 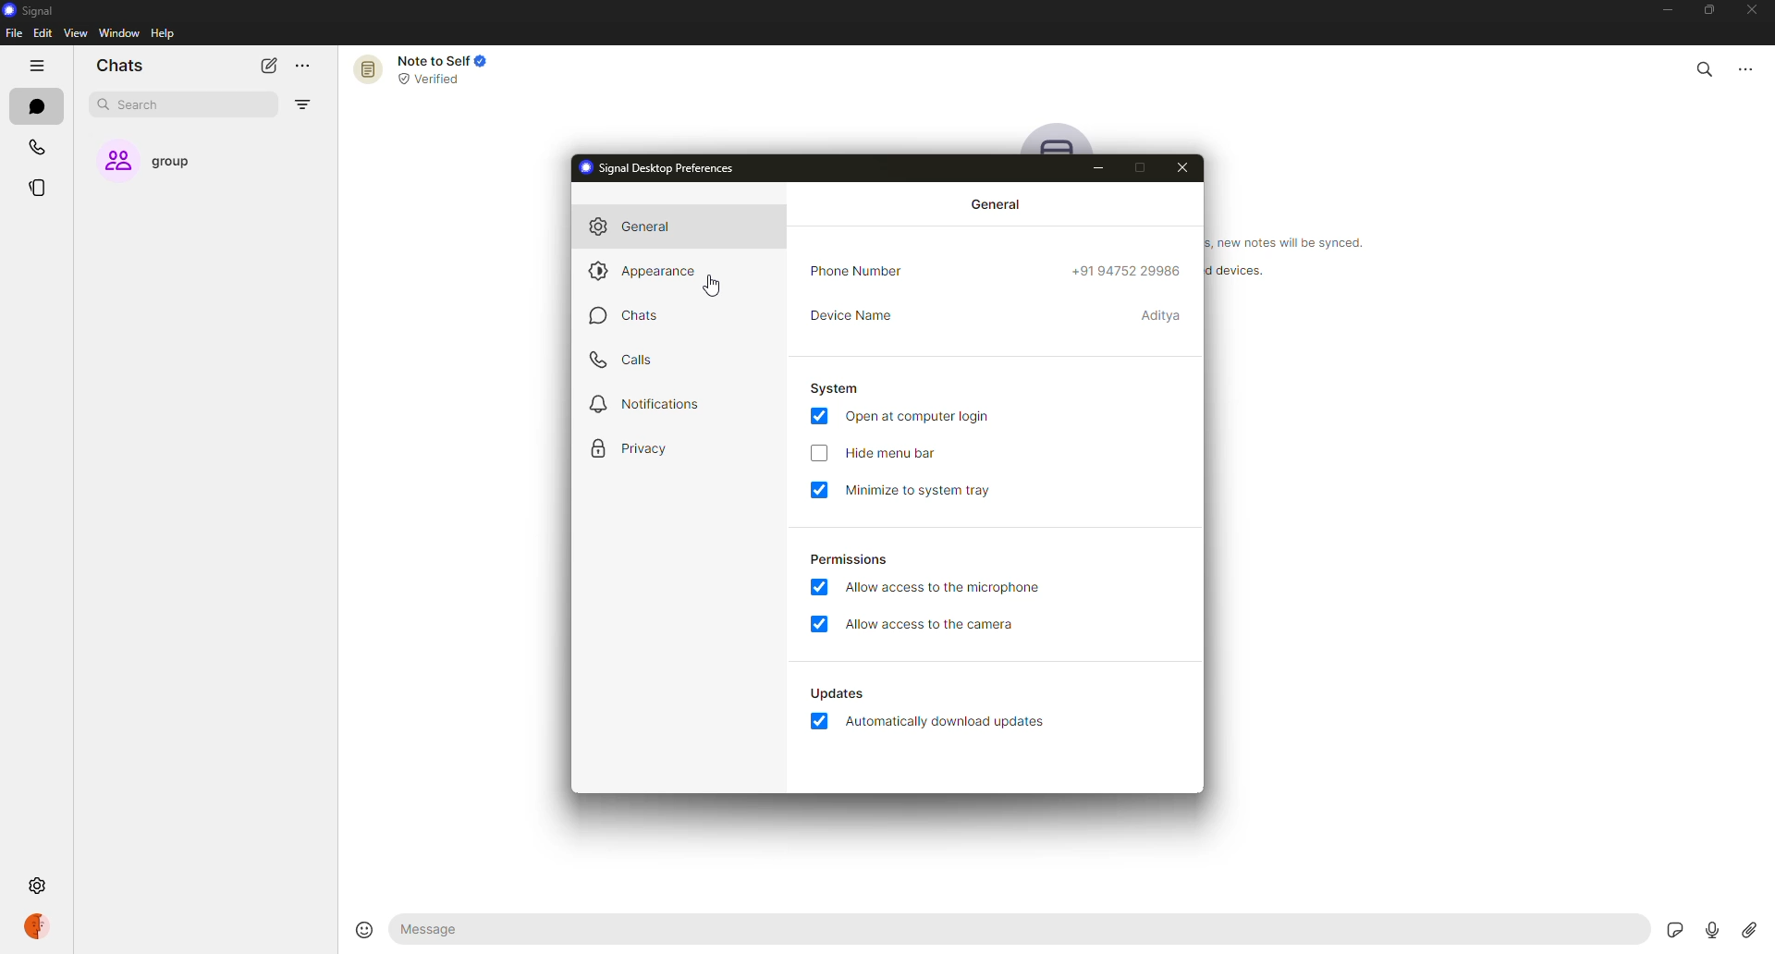 I want to click on notifications, so click(x=649, y=401).